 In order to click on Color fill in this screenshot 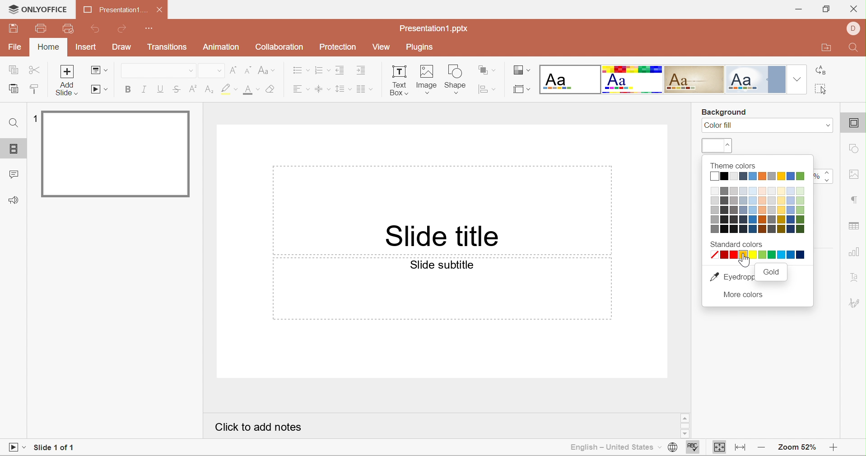, I will do `click(719, 126)`.